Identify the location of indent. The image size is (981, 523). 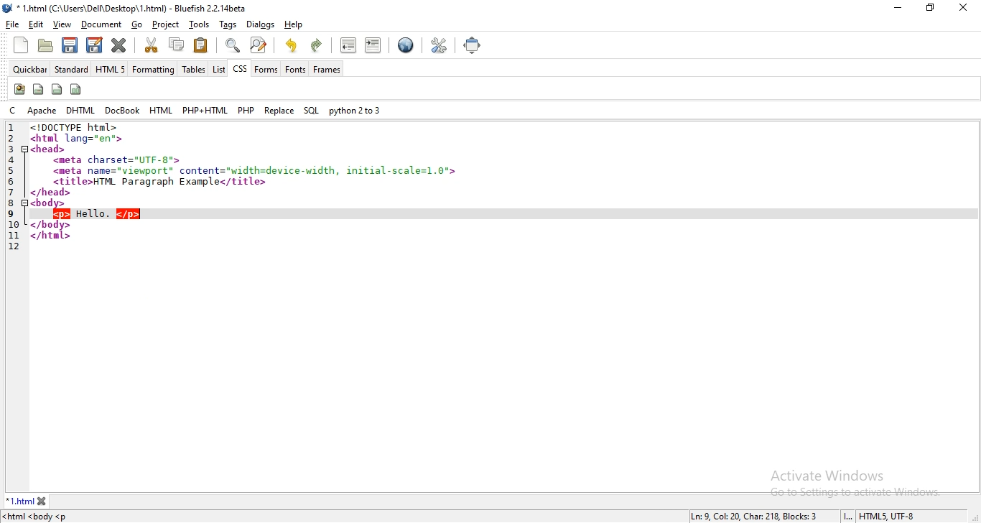
(375, 46).